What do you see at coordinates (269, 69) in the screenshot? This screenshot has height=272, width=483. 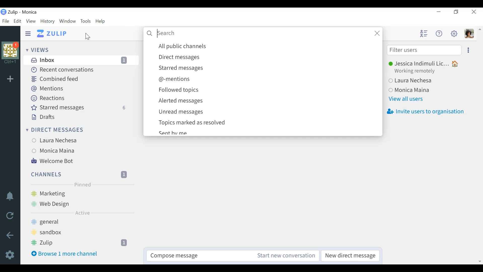 I see `Starred messages` at bounding box center [269, 69].